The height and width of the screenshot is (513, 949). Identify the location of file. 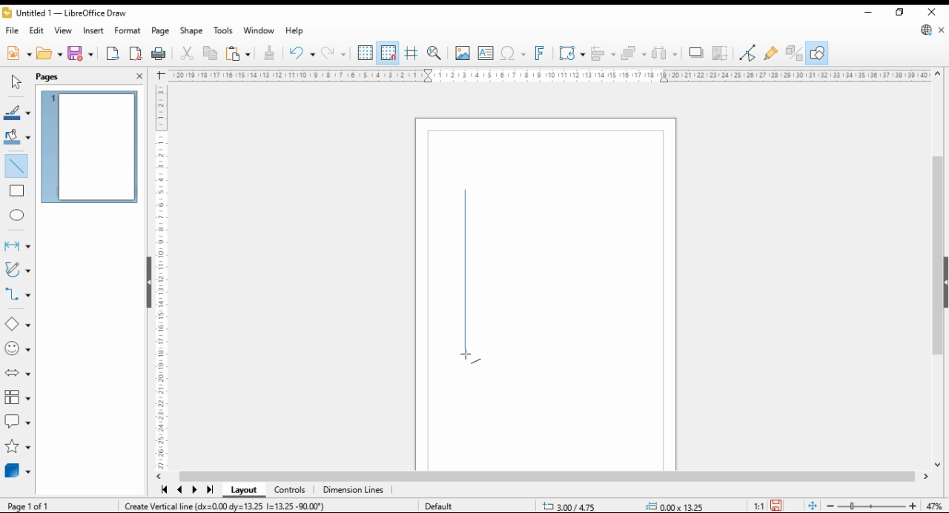
(13, 30).